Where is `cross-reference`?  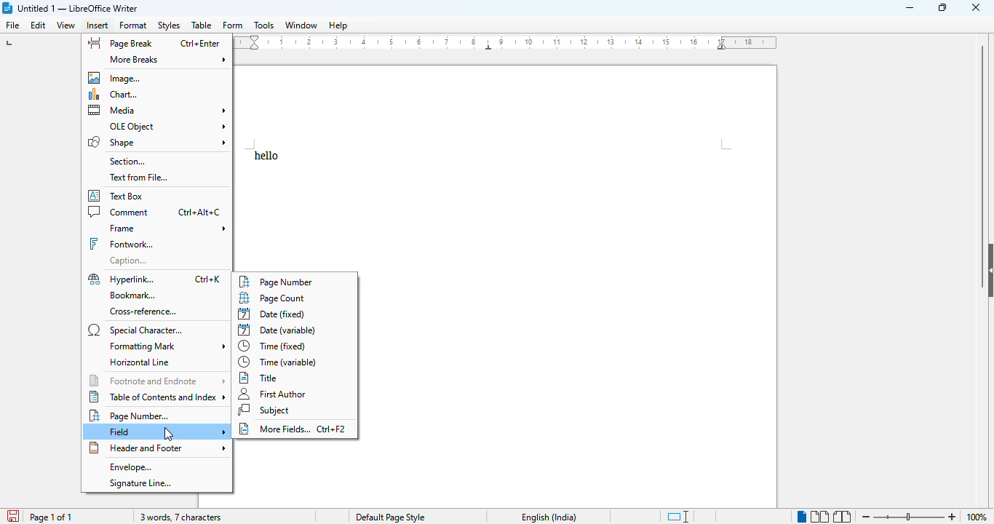 cross-reference is located at coordinates (143, 312).